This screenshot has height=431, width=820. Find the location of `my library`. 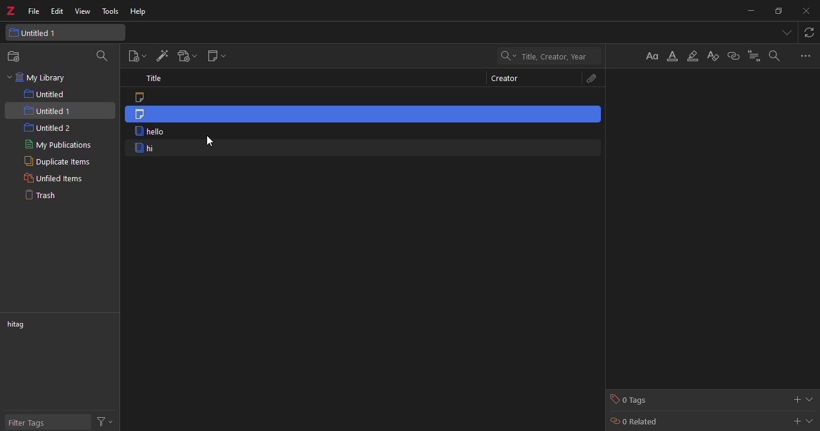

my library is located at coordinates (38, 77).